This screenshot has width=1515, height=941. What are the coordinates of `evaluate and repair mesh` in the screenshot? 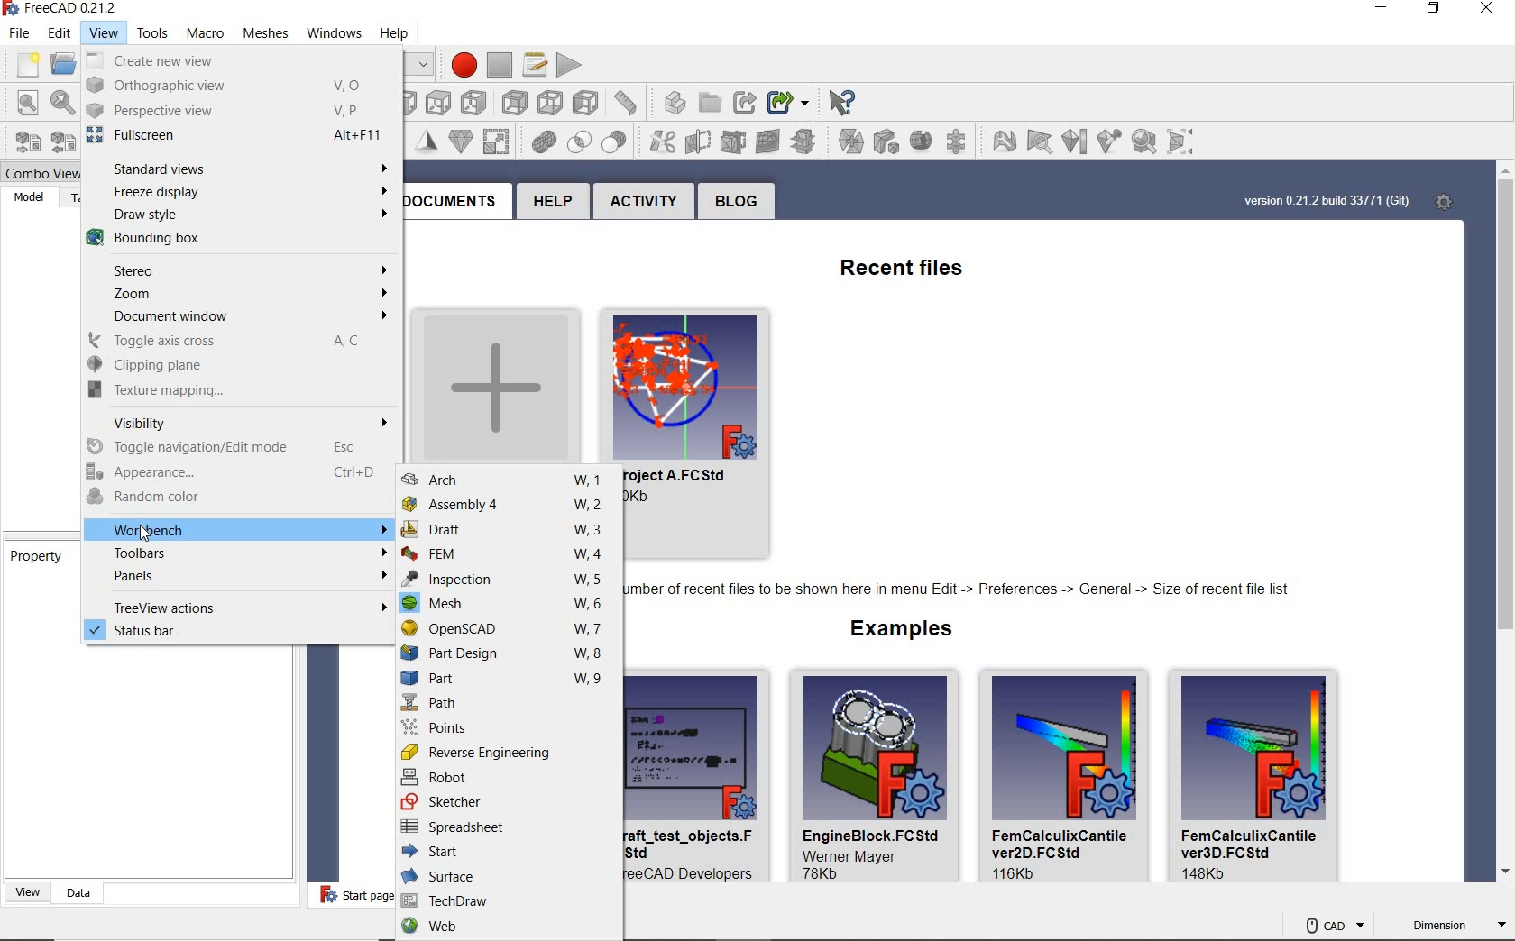 It's located at (959, 141).